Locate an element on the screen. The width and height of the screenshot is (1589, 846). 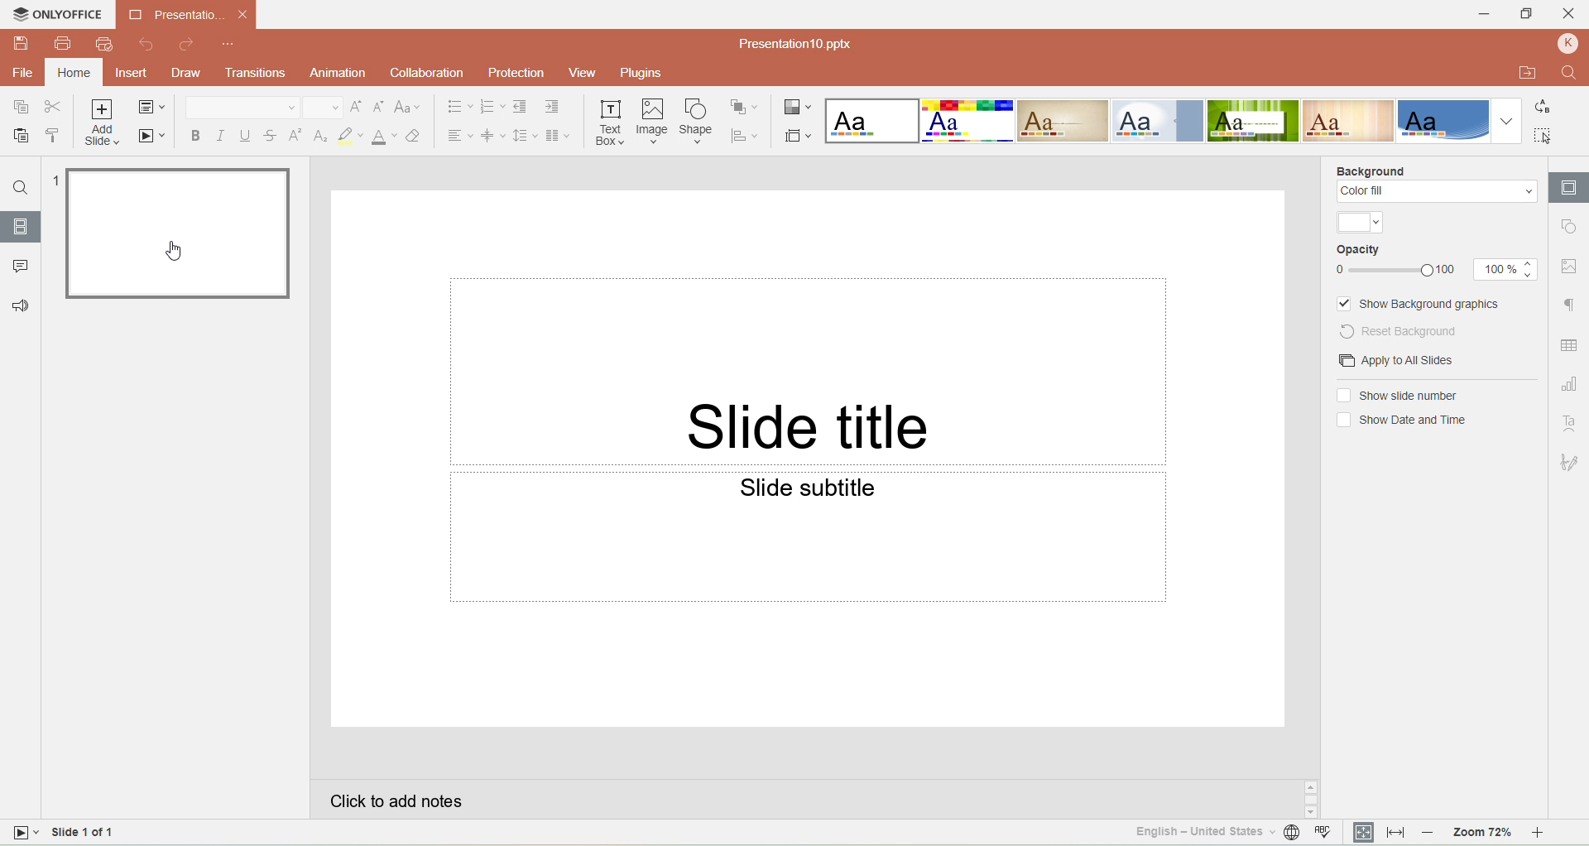
Zoom 72% is located at coordinates (1478, 834).